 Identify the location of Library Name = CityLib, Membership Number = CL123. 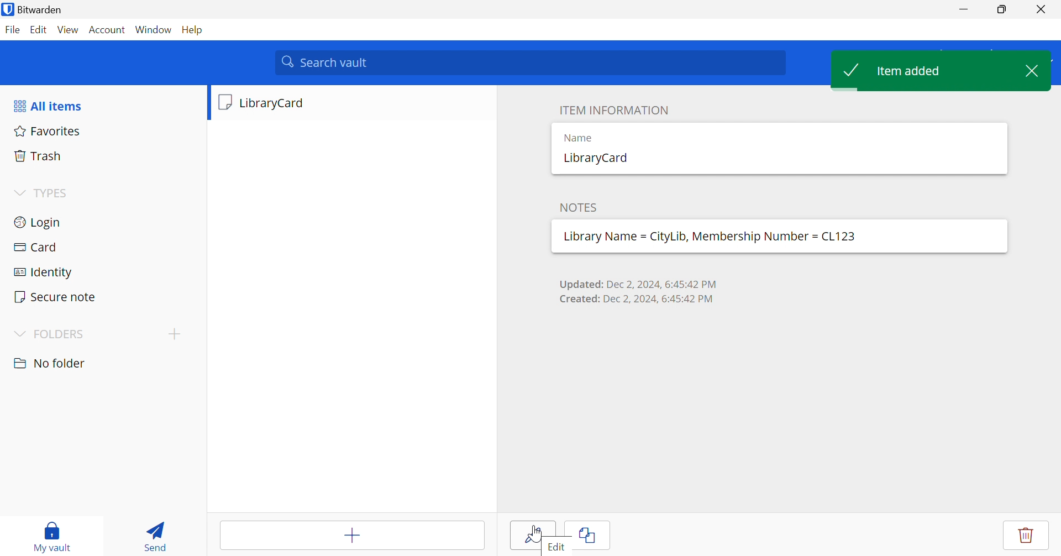
(711, 238).